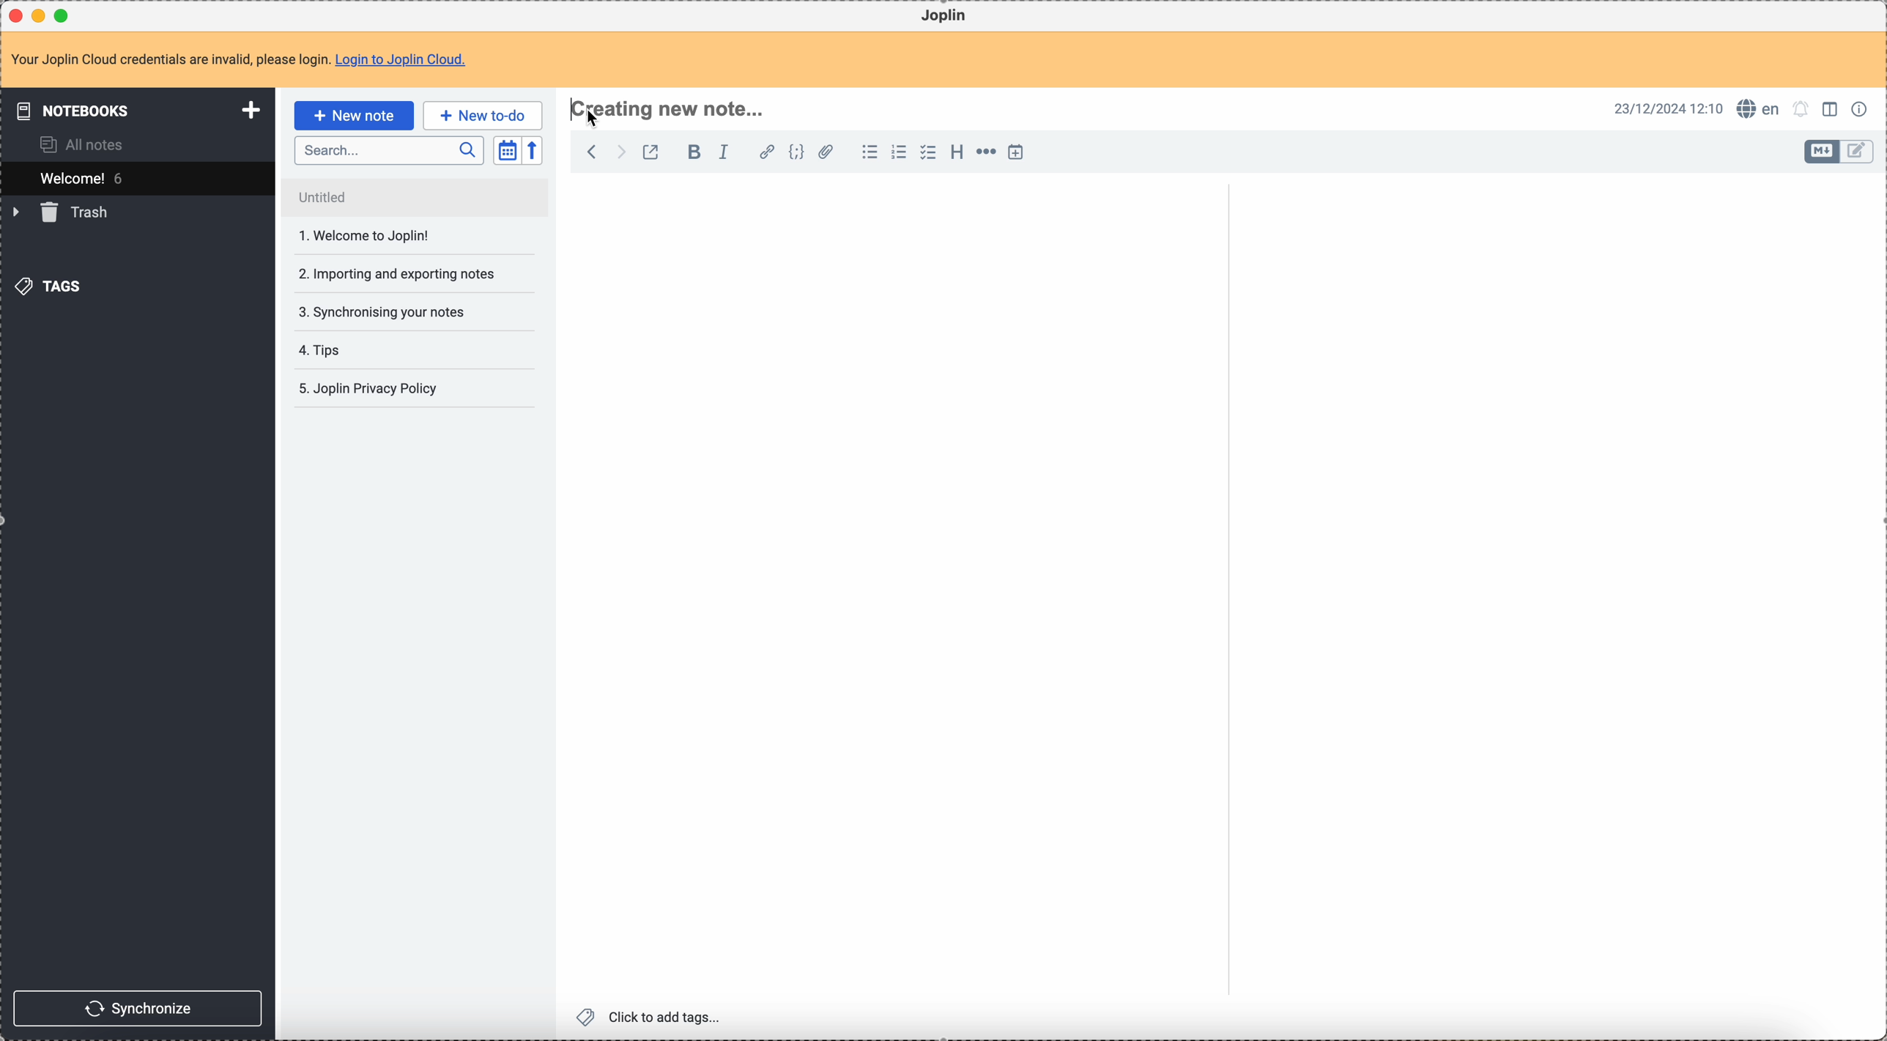  Describe the element at coordinates (42, 15) in the screenshot. I see `minimize` at that location.